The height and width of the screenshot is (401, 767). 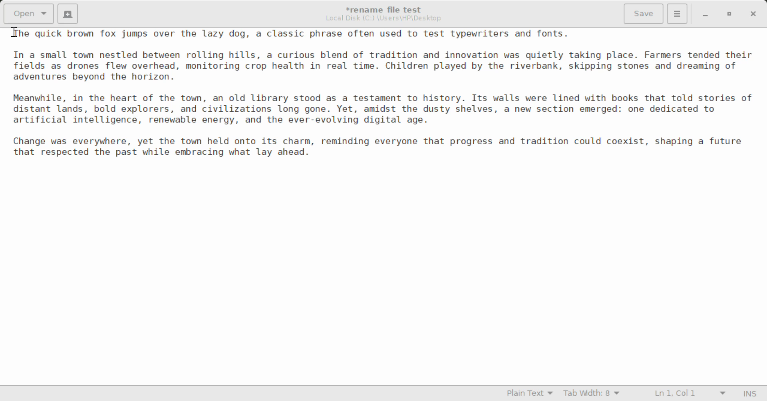 What do you see at coordinates (384, 101) in the screenshot?
I see `The quick brown fox jumps over the lazy dog, a classic phrase often used to test typewriters and fonts.In a small town nestled between rolling hills, a curious blend of tradition and innovation was quietly taking place. Farmers tended theirfields as drones flew overhead, monitoring crop health in real time. Children played by the riverbank, skipping stones and dreaming ofadventures beyond the horizon.Meanwhile, in the heart of the town, an old library stood as a testament to history. Its walls were lined with books that told stories ofdistant lands, bold explorers, and civilizations long gone. Yet, amidst the dusty shelves, a new section emerged: one dedicated toartificial intelligence, renewable energy, and the ever-evolving digital age.Change was everywhere, yet the town held onto its charm, reminding everyone that progress and tradition could coexist, shaping a futurethat respected the past while embracing what lay ahead.` at bounding box center [384, 101].